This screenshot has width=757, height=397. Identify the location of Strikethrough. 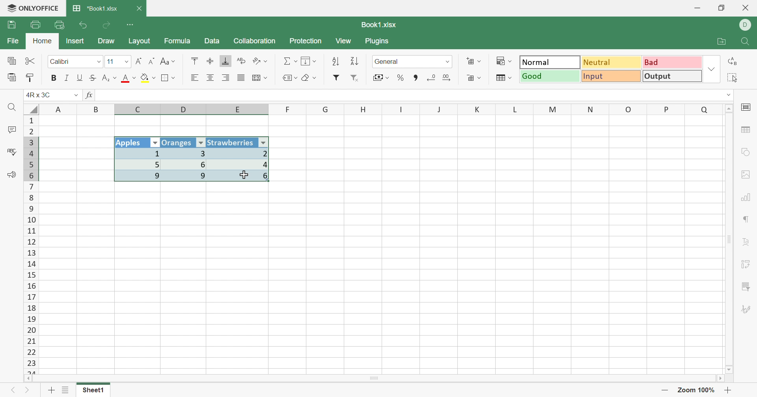
(94, 78).